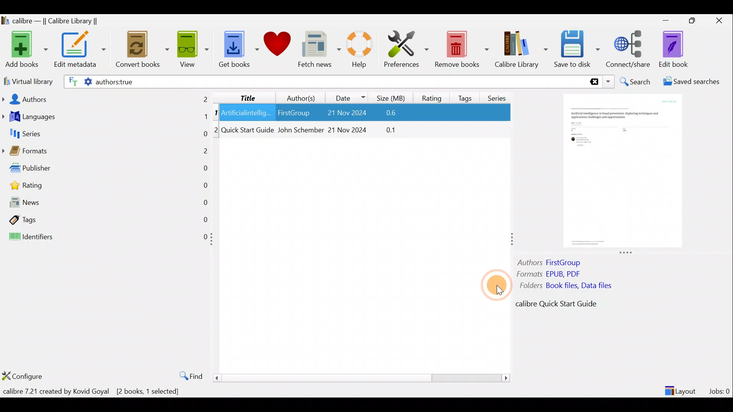 This screenshot has height=412, width=733. Describe the element at coordinates (672, 50) in the screenshot. I see `Edit book` at that location.